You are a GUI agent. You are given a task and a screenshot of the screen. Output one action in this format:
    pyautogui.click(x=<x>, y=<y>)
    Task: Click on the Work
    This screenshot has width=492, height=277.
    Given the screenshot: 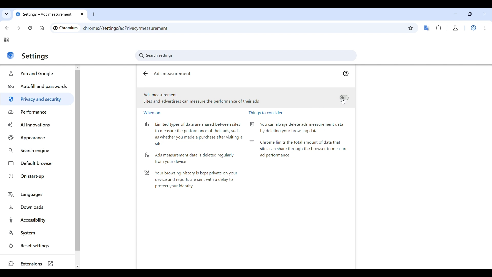 What is the action you would take?
    pyautogui.click(x=474, y=28)
    